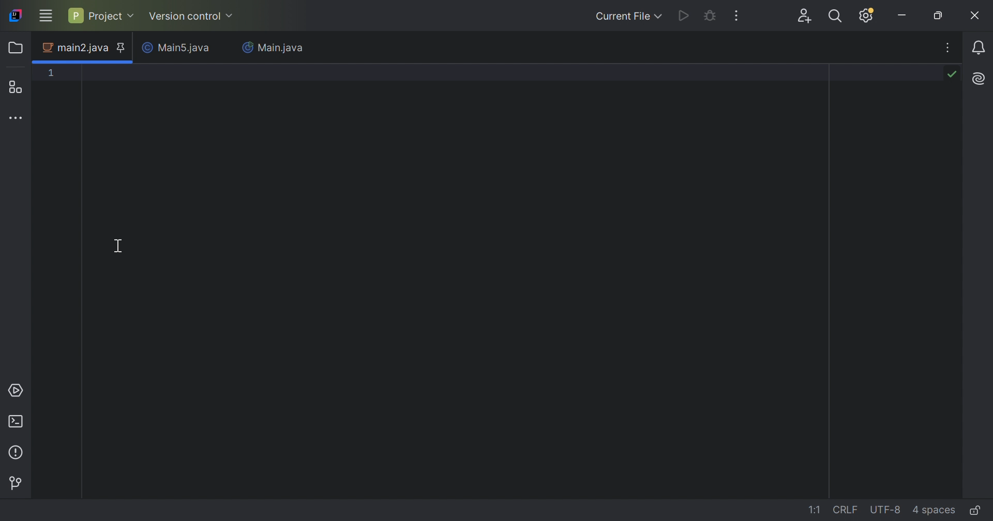 Image resolution: width=993 pixels, height=521 pixels. Describe the element at coordinates (17, 87) in the screenshot. I see `Structure` at that location.